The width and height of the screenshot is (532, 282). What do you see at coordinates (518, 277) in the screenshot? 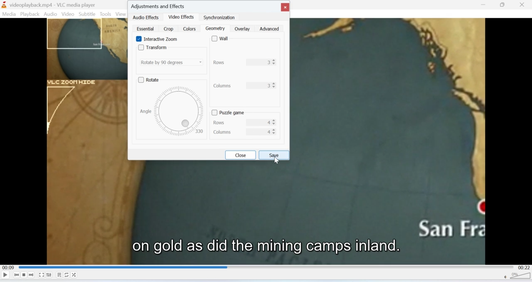
I see `Volume` at bounding box center [518, 277].